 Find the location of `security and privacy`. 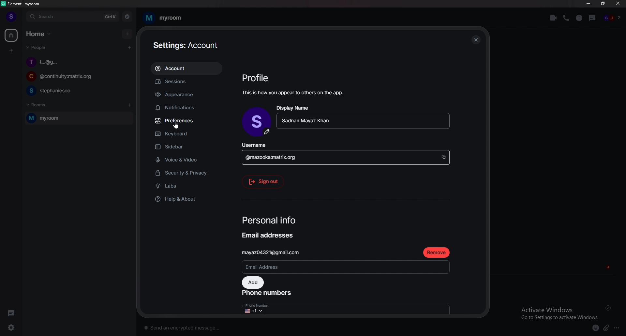

security and privacy is located at coordinates (187, 174).